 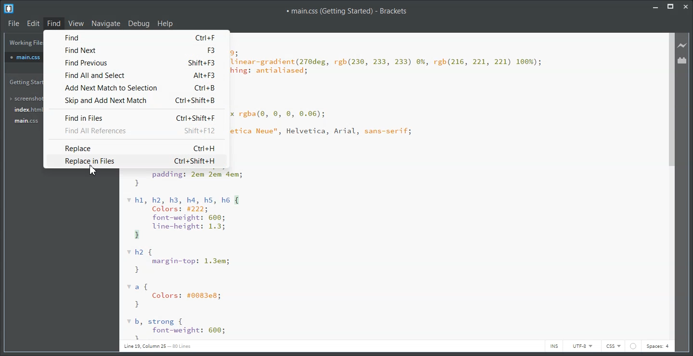 What do you see at coordinates (346, 11) in the screenshot?
I see `main.css (Getting Started) - Brackets` at bounding box center [346, 11].